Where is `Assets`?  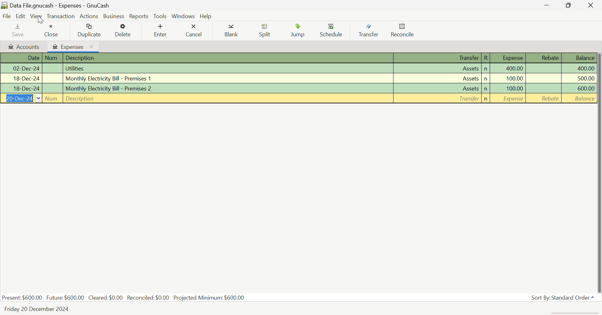
Assets is located at coordinates (437, 68).